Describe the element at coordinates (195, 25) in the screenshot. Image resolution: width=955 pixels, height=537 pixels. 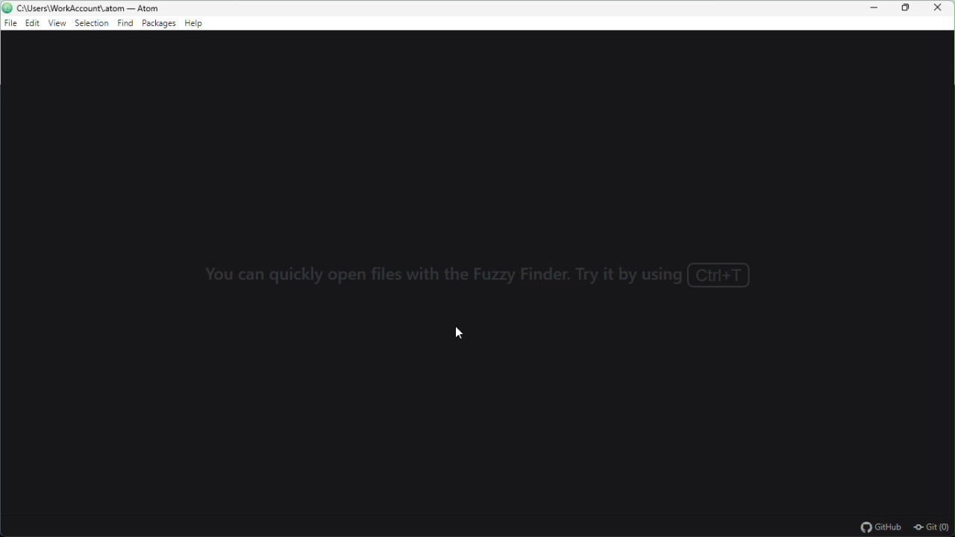
I see `help` at that location.